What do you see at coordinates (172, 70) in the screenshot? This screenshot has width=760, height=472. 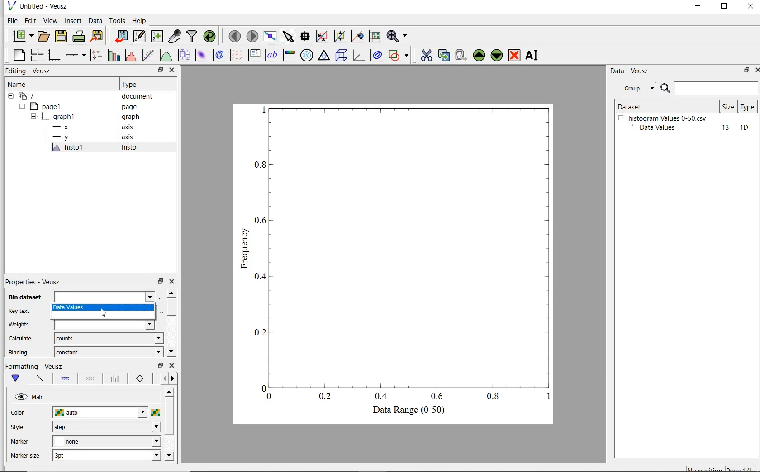 I see `close` at bounding box center [172, 70].